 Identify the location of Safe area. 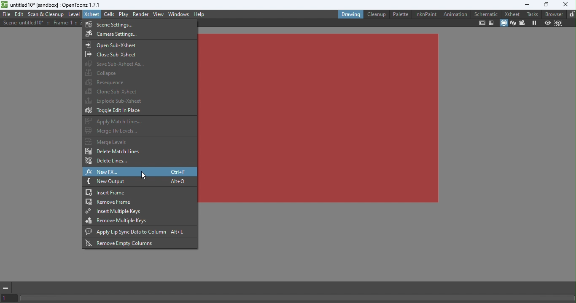
(482, 23).